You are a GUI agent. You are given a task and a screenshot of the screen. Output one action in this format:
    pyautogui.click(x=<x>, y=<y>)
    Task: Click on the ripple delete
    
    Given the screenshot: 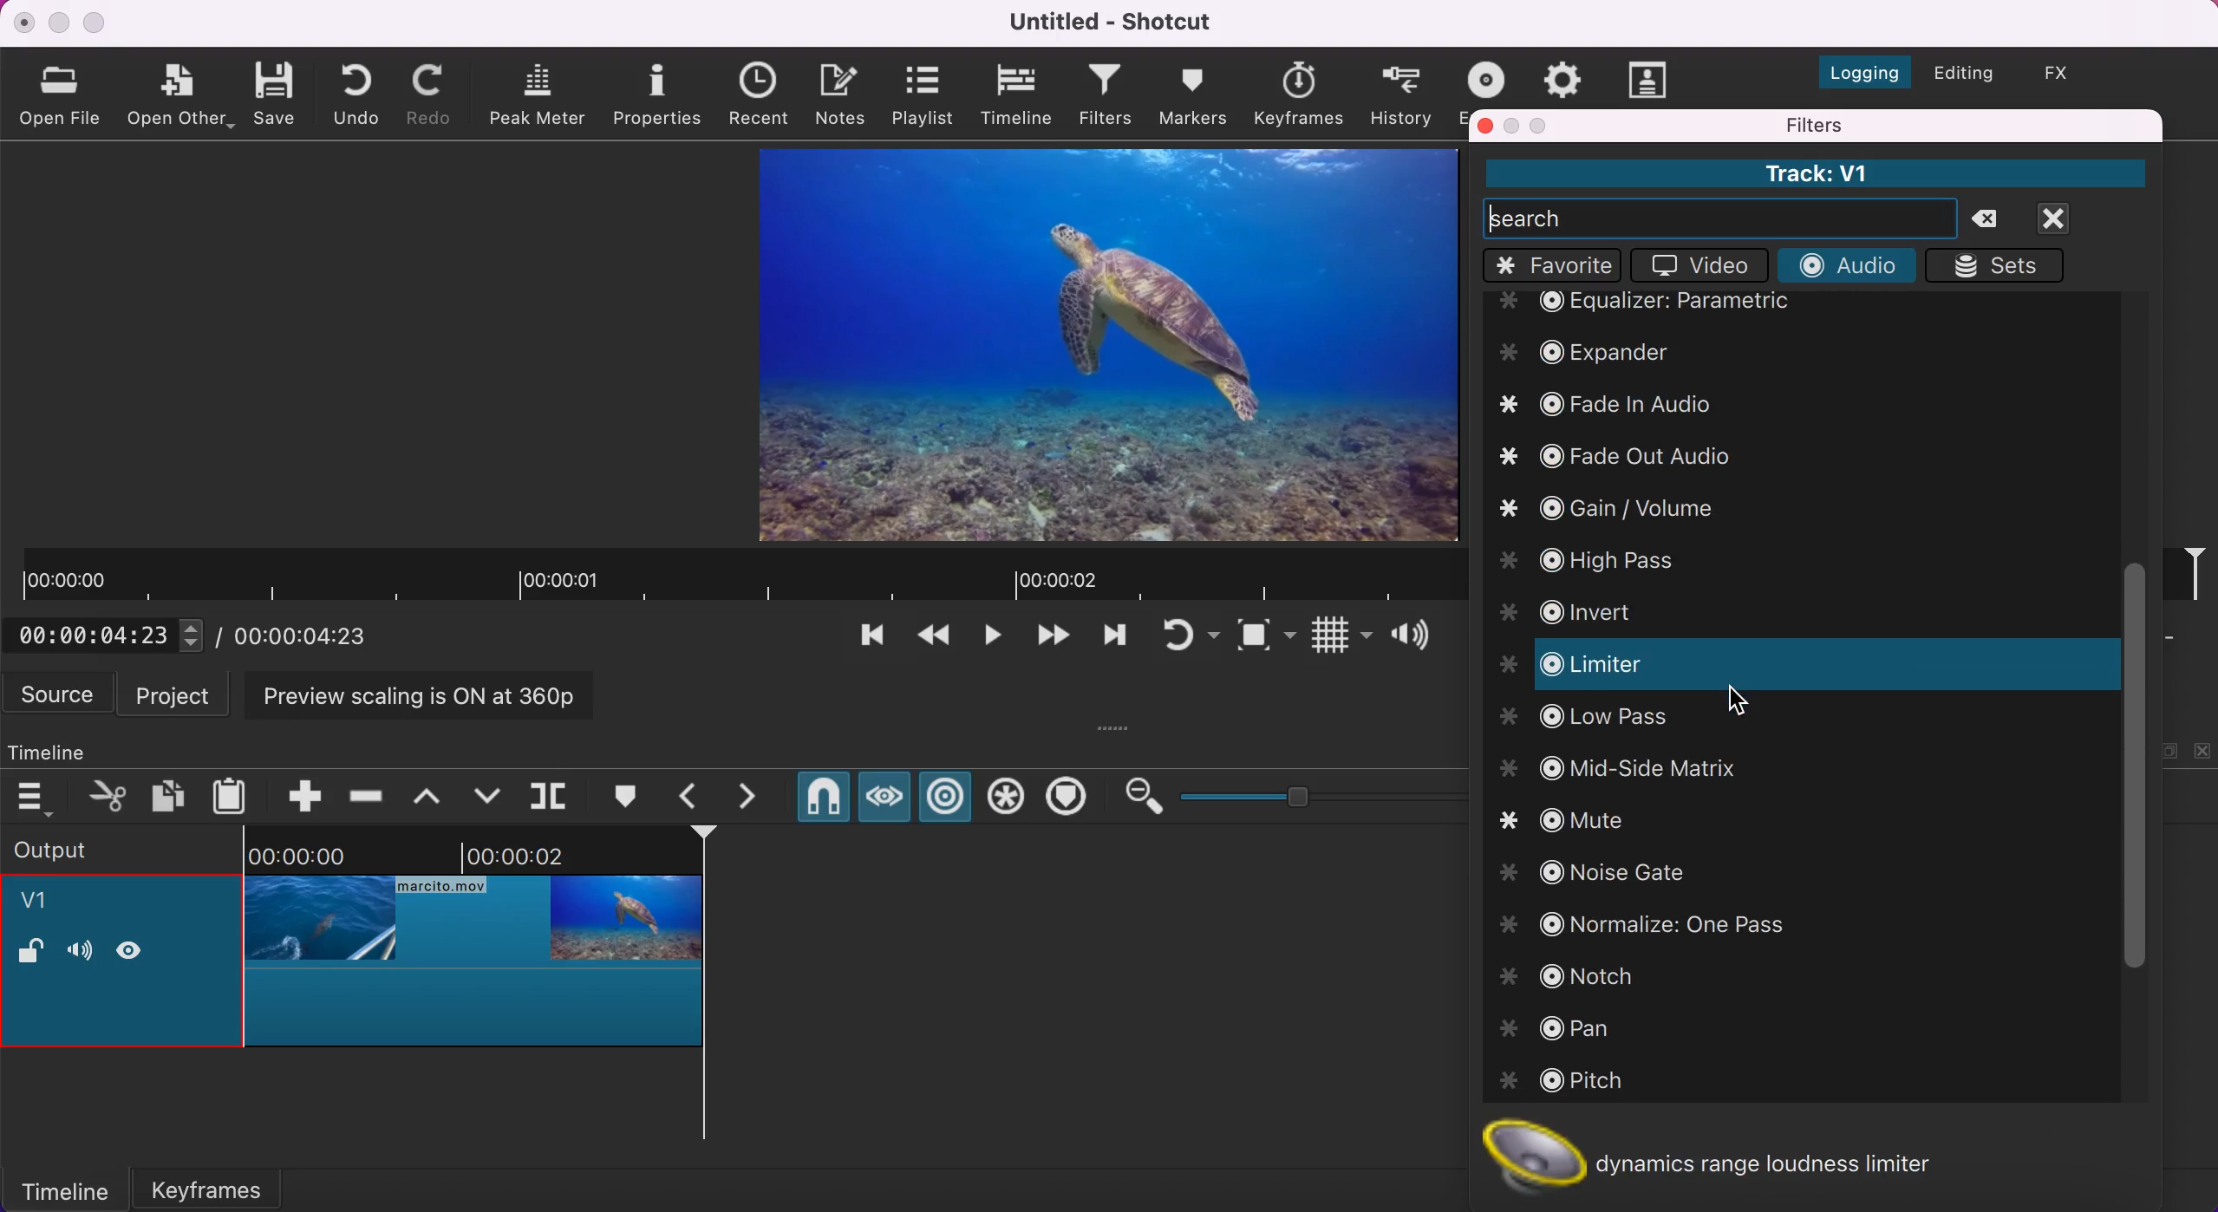 What is the action you would take?
    pyautogui.click(x=368, y=791)
    